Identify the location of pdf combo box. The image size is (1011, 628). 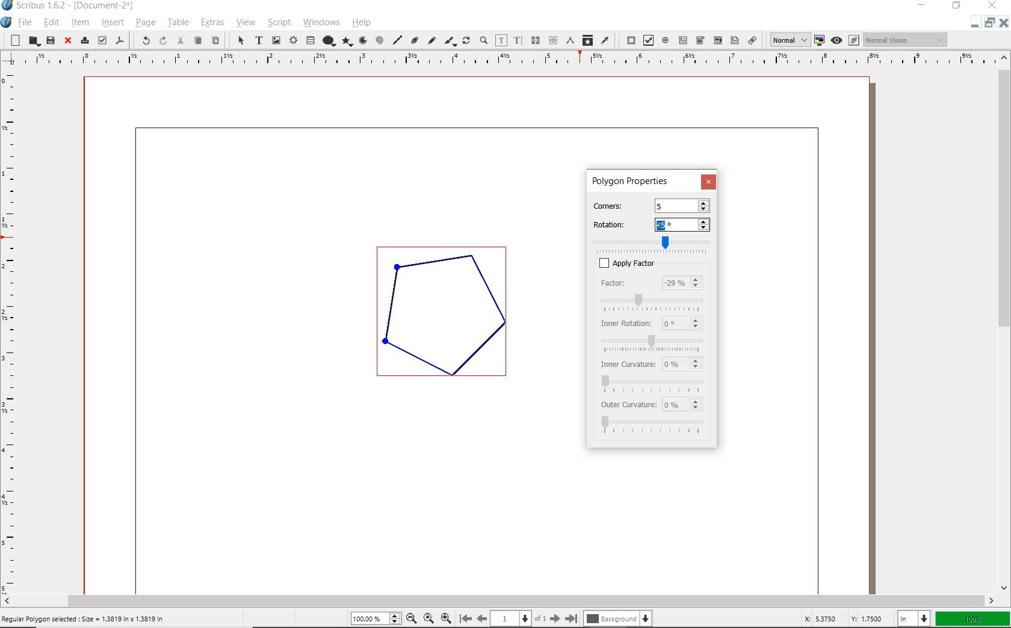
(717, 40).